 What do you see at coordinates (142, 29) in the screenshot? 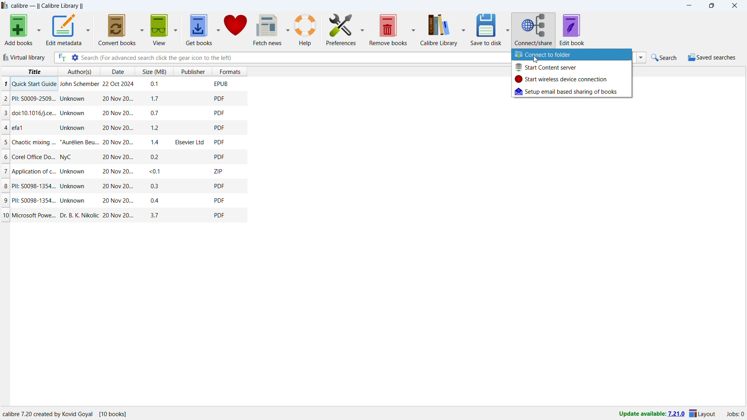
I see `convert books options` at bounding box center [142, 29].